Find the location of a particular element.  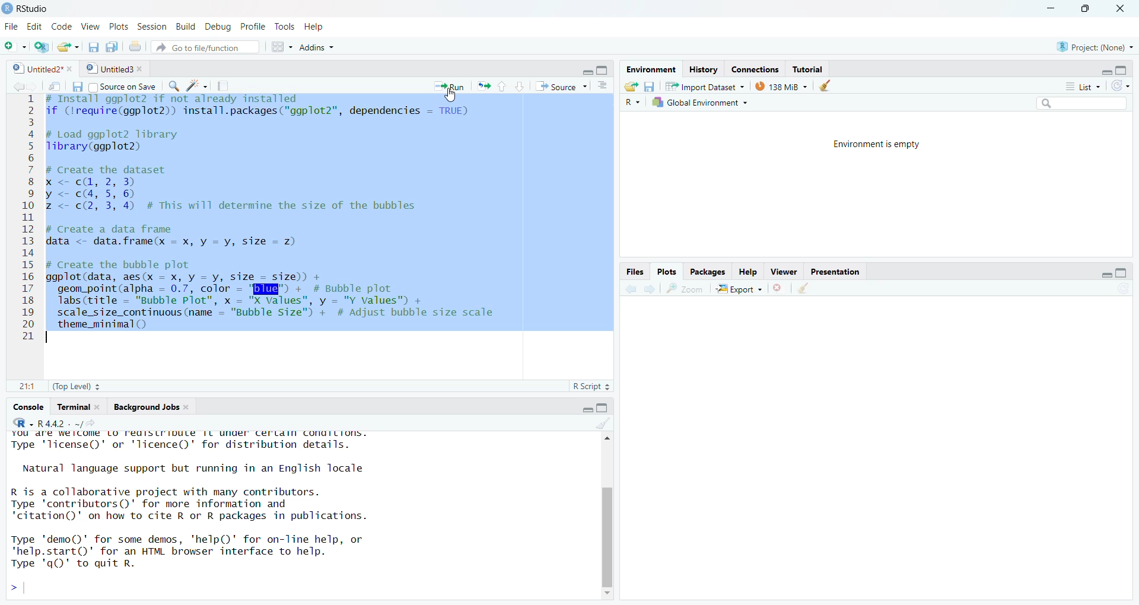

 is located at coordinates (9, 27).